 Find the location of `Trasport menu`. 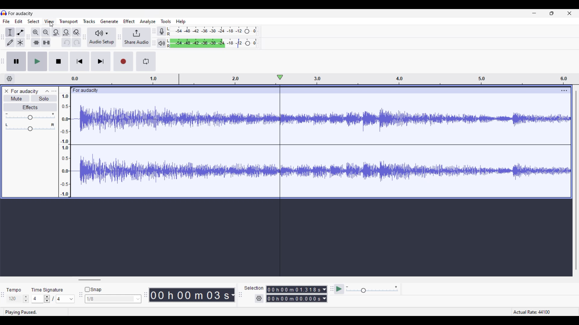

Trasport menu is located at coordinates (69, 22).